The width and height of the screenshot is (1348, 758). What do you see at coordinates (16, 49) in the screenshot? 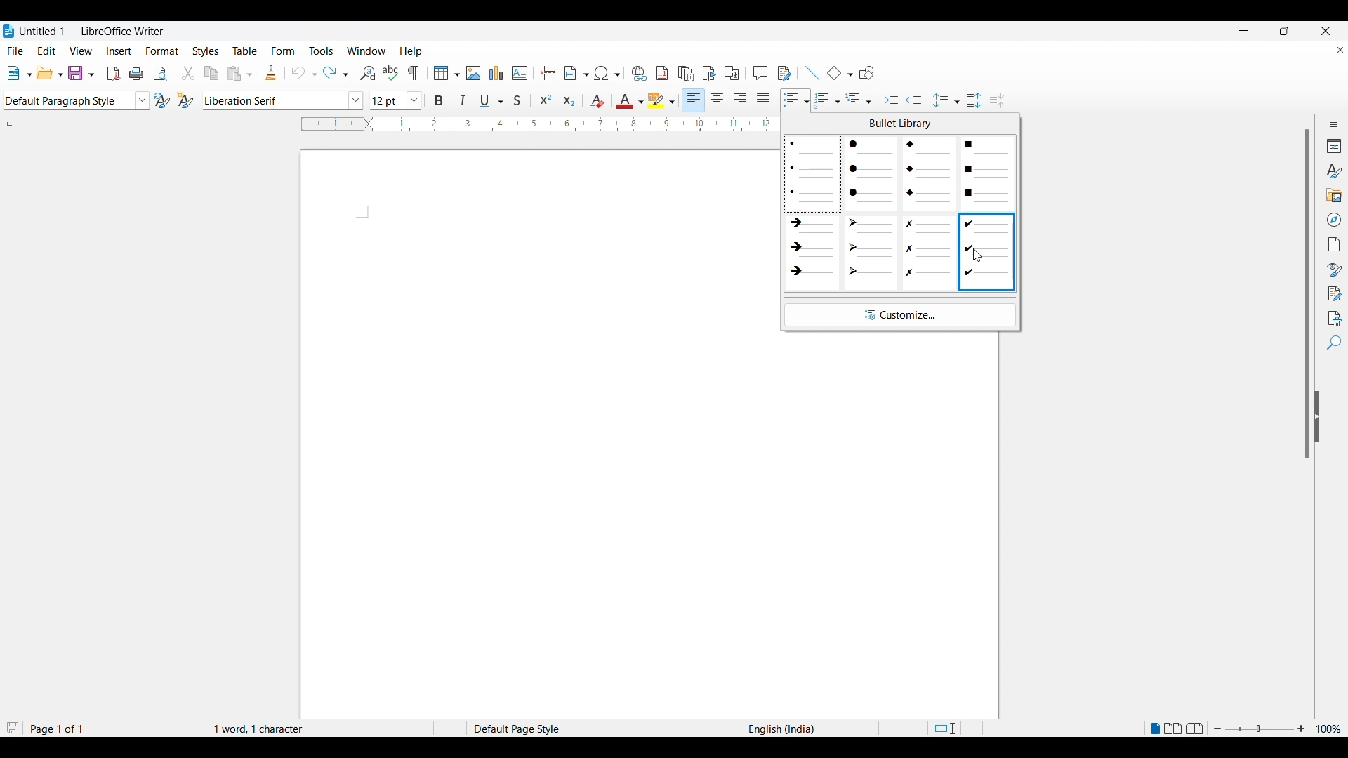
I see `File` at bounding box center [16, 49].